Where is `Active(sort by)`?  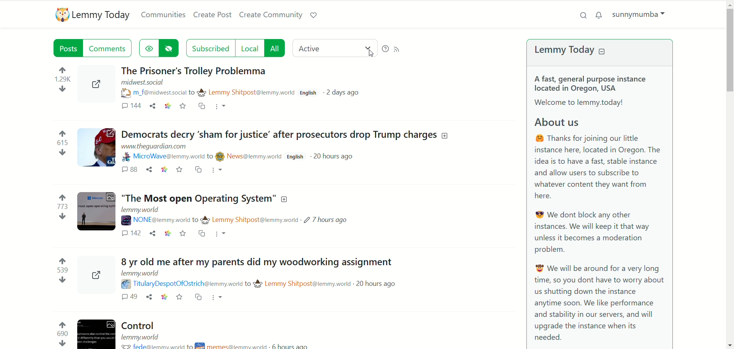 Active(sort by) is located at coordinates (334, 49).